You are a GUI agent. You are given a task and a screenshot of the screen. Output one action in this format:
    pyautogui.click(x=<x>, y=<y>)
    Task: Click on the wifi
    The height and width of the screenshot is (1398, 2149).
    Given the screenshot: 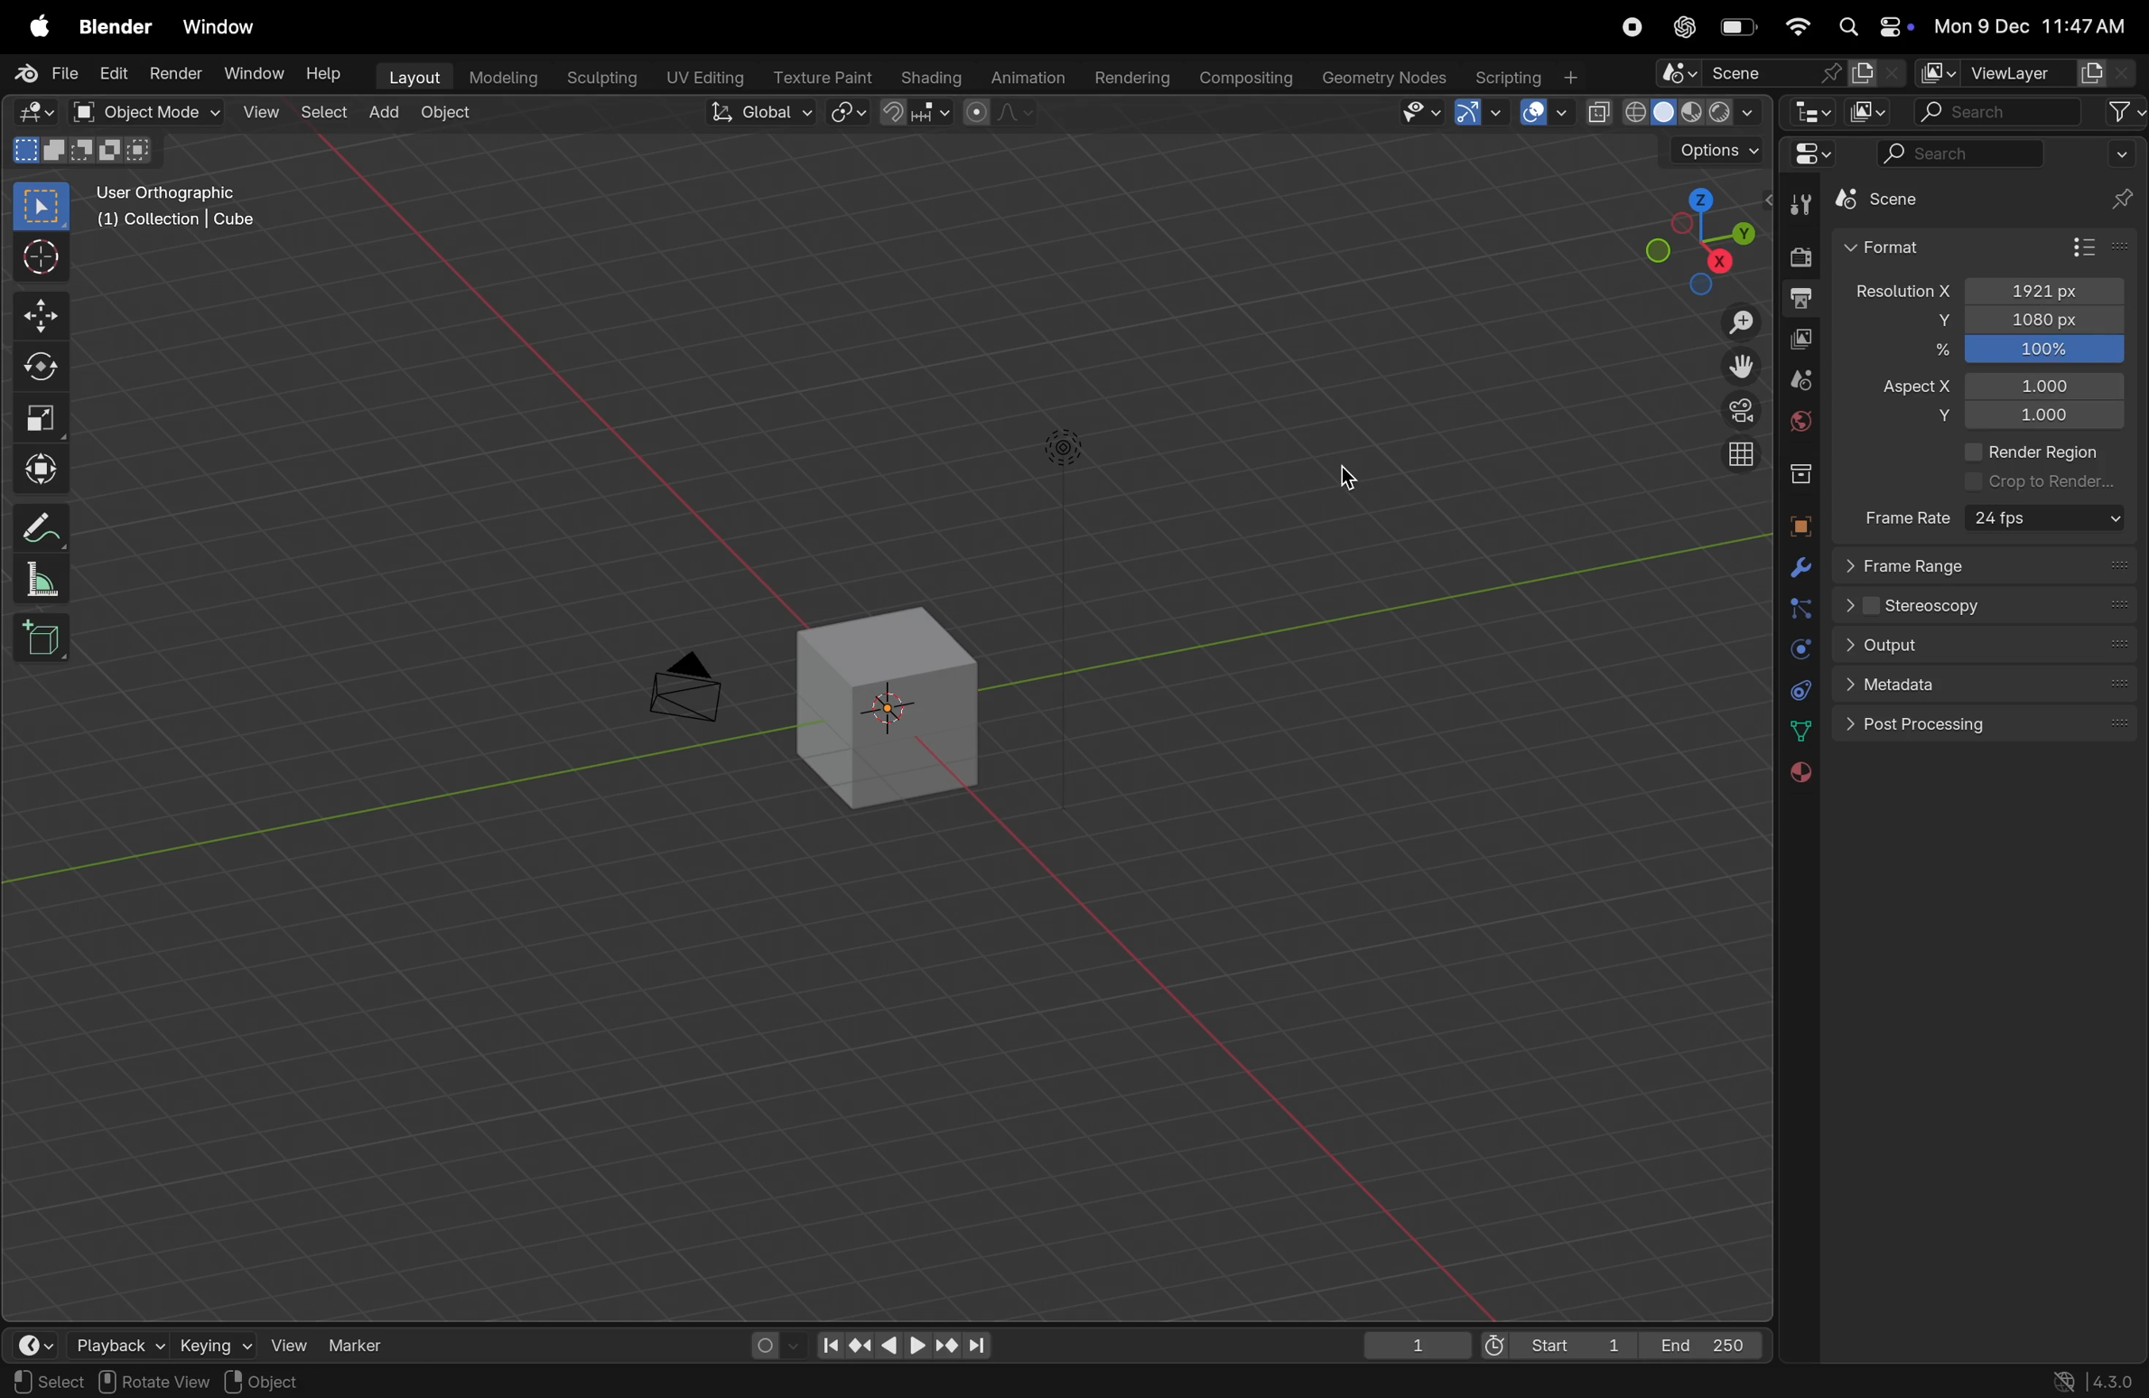 What is the action you would take?
    pyautogui.click(x=1793, y=26)
    